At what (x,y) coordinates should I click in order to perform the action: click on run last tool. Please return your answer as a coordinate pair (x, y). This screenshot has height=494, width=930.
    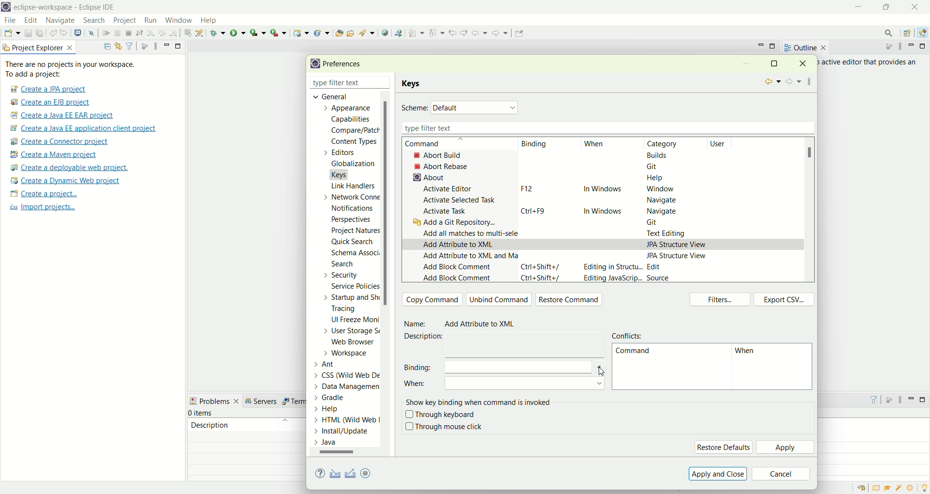
    Looking at the image, I should click on (279, 32).